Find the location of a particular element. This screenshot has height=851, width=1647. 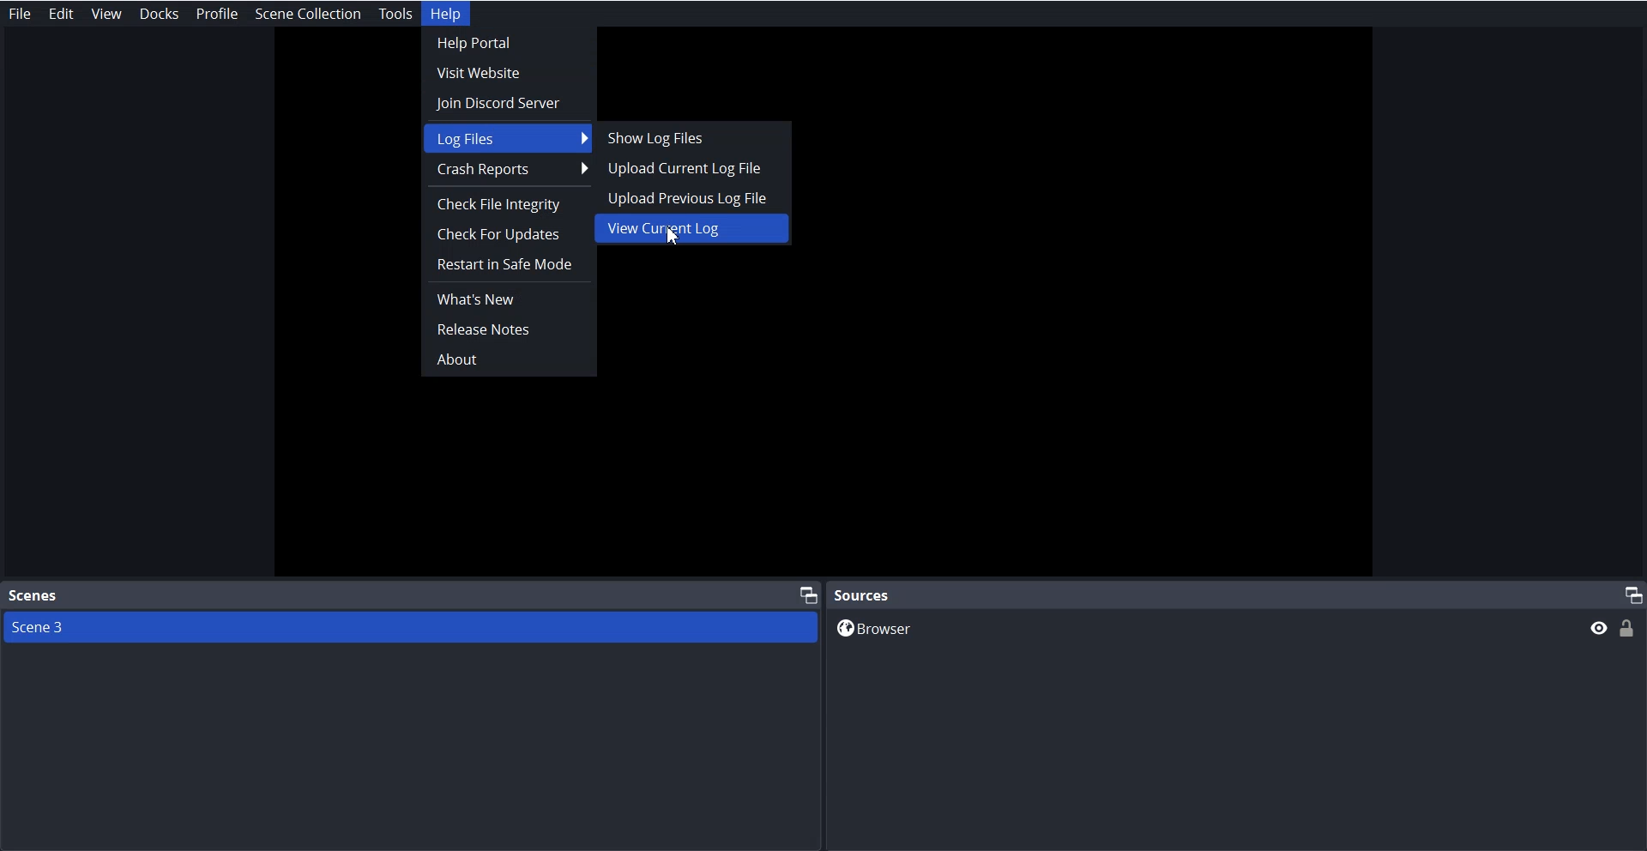

View Current Log is located at coordinates (694, 230).